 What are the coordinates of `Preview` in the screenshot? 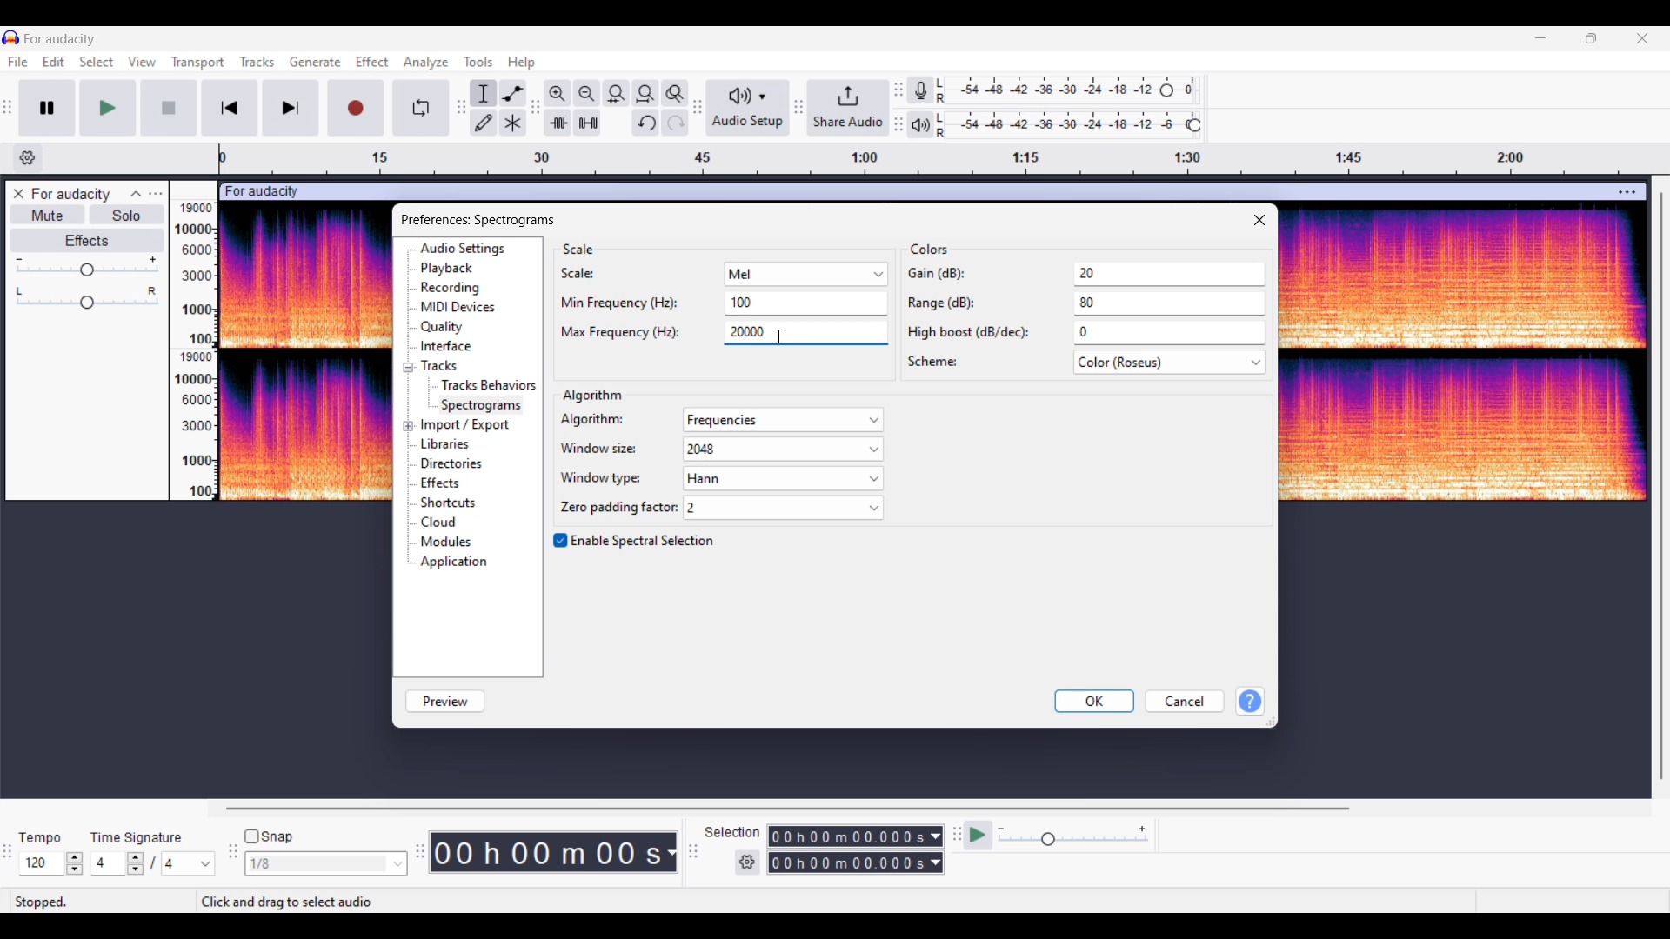 It's located at (445, 702).